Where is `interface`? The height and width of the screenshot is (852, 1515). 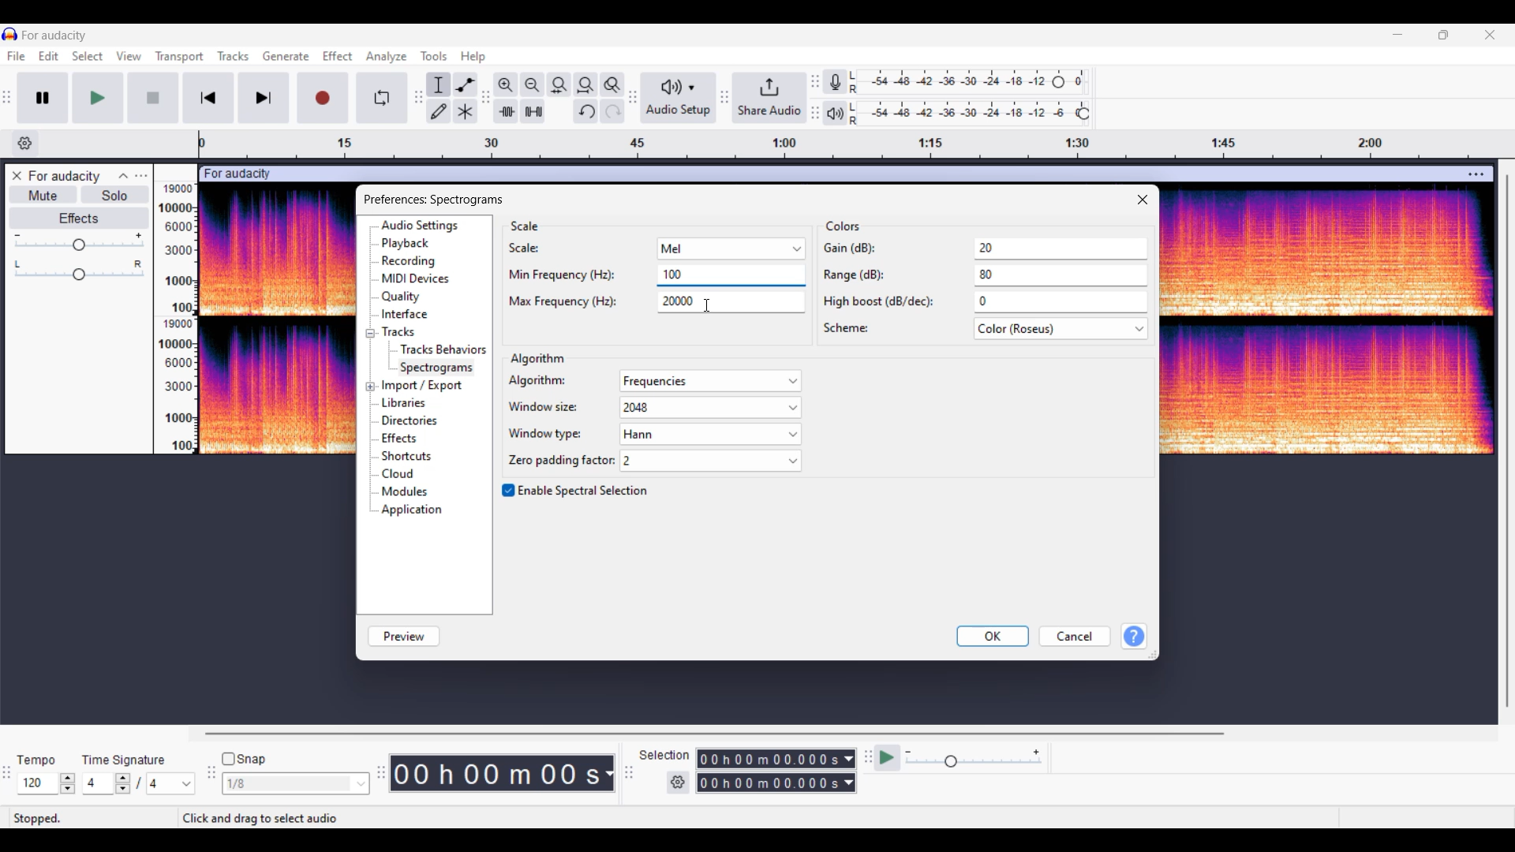
interface is located at coordinates (410, 316).